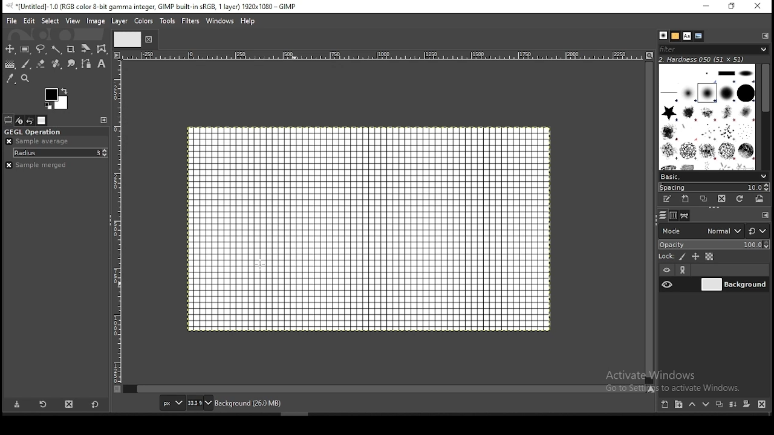 This screenshot has width=774, height=435. What do you see at coordinates (682, 257) in the screenshot?
I see `lock pixels` at bounding box center [682, 257].